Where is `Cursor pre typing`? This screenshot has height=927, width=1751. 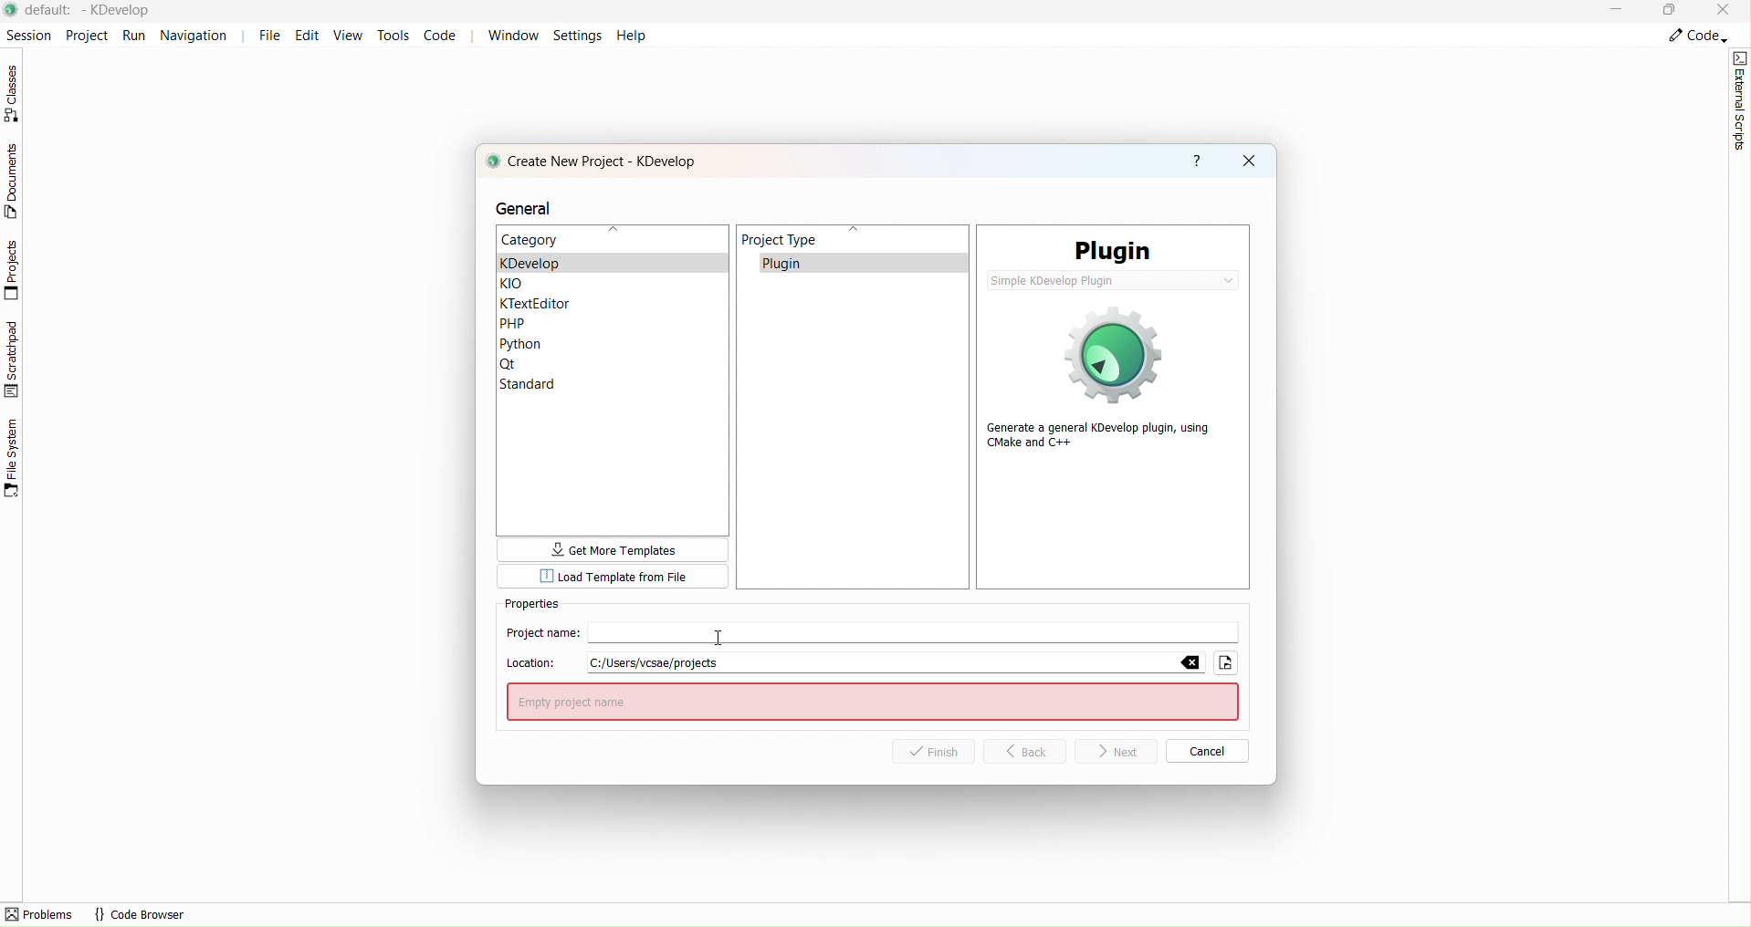 Cursor pre typing is located at coordinates (719, 639).